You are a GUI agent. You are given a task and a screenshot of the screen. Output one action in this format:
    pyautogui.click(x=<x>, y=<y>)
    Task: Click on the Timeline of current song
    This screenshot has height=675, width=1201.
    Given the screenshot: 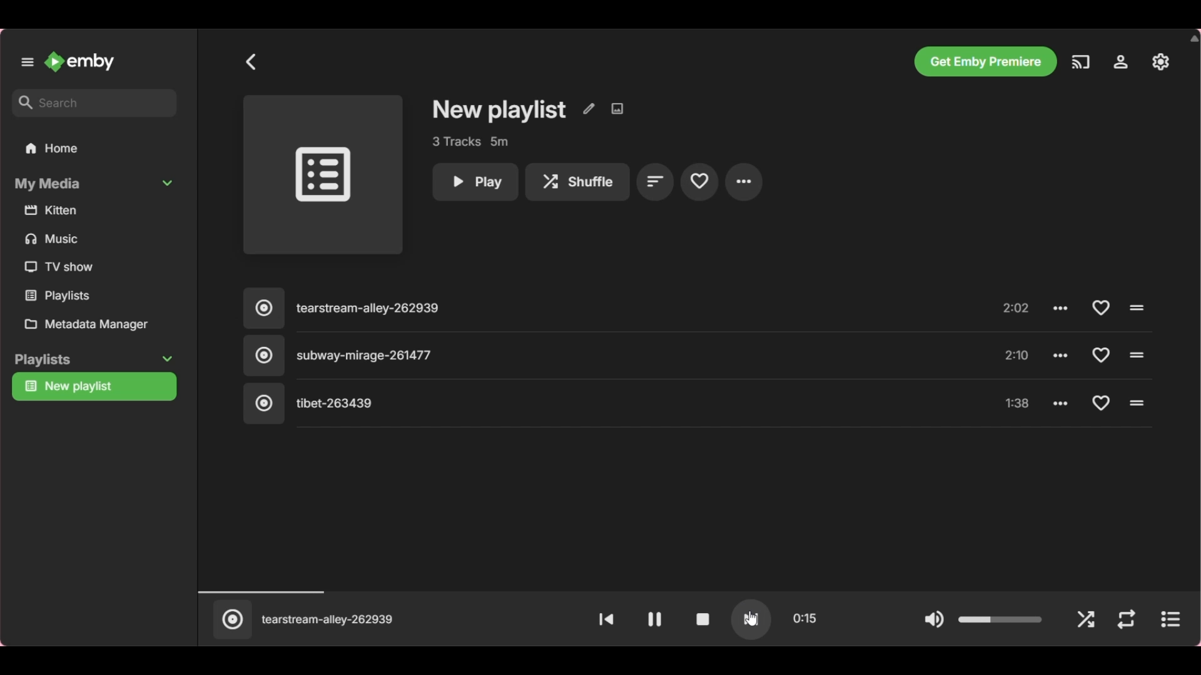 What is the action you would take?
    pyautogui.click(x=688, y=590)
    